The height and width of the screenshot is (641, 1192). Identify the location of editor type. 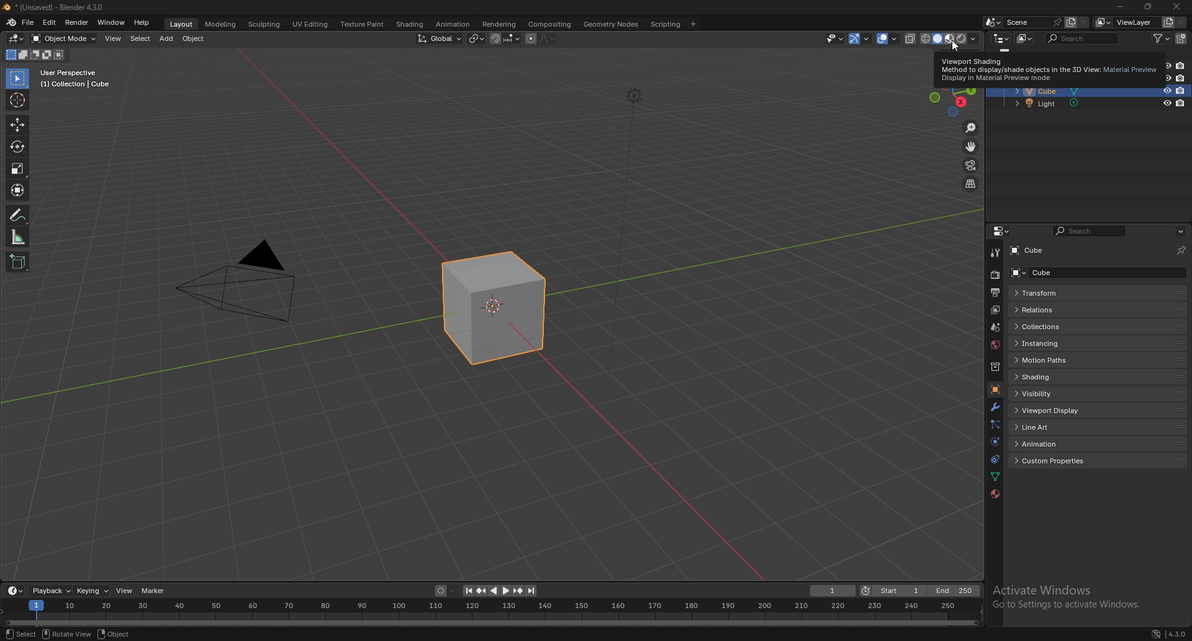
(15, 591).